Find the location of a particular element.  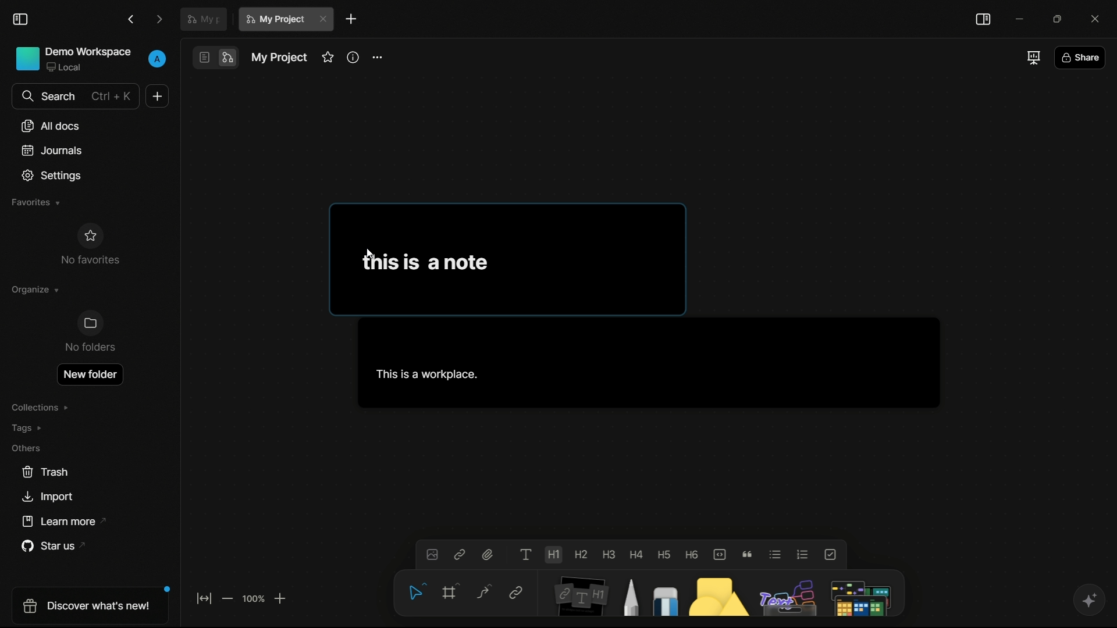

favorites is located at coordinates (37, 203).